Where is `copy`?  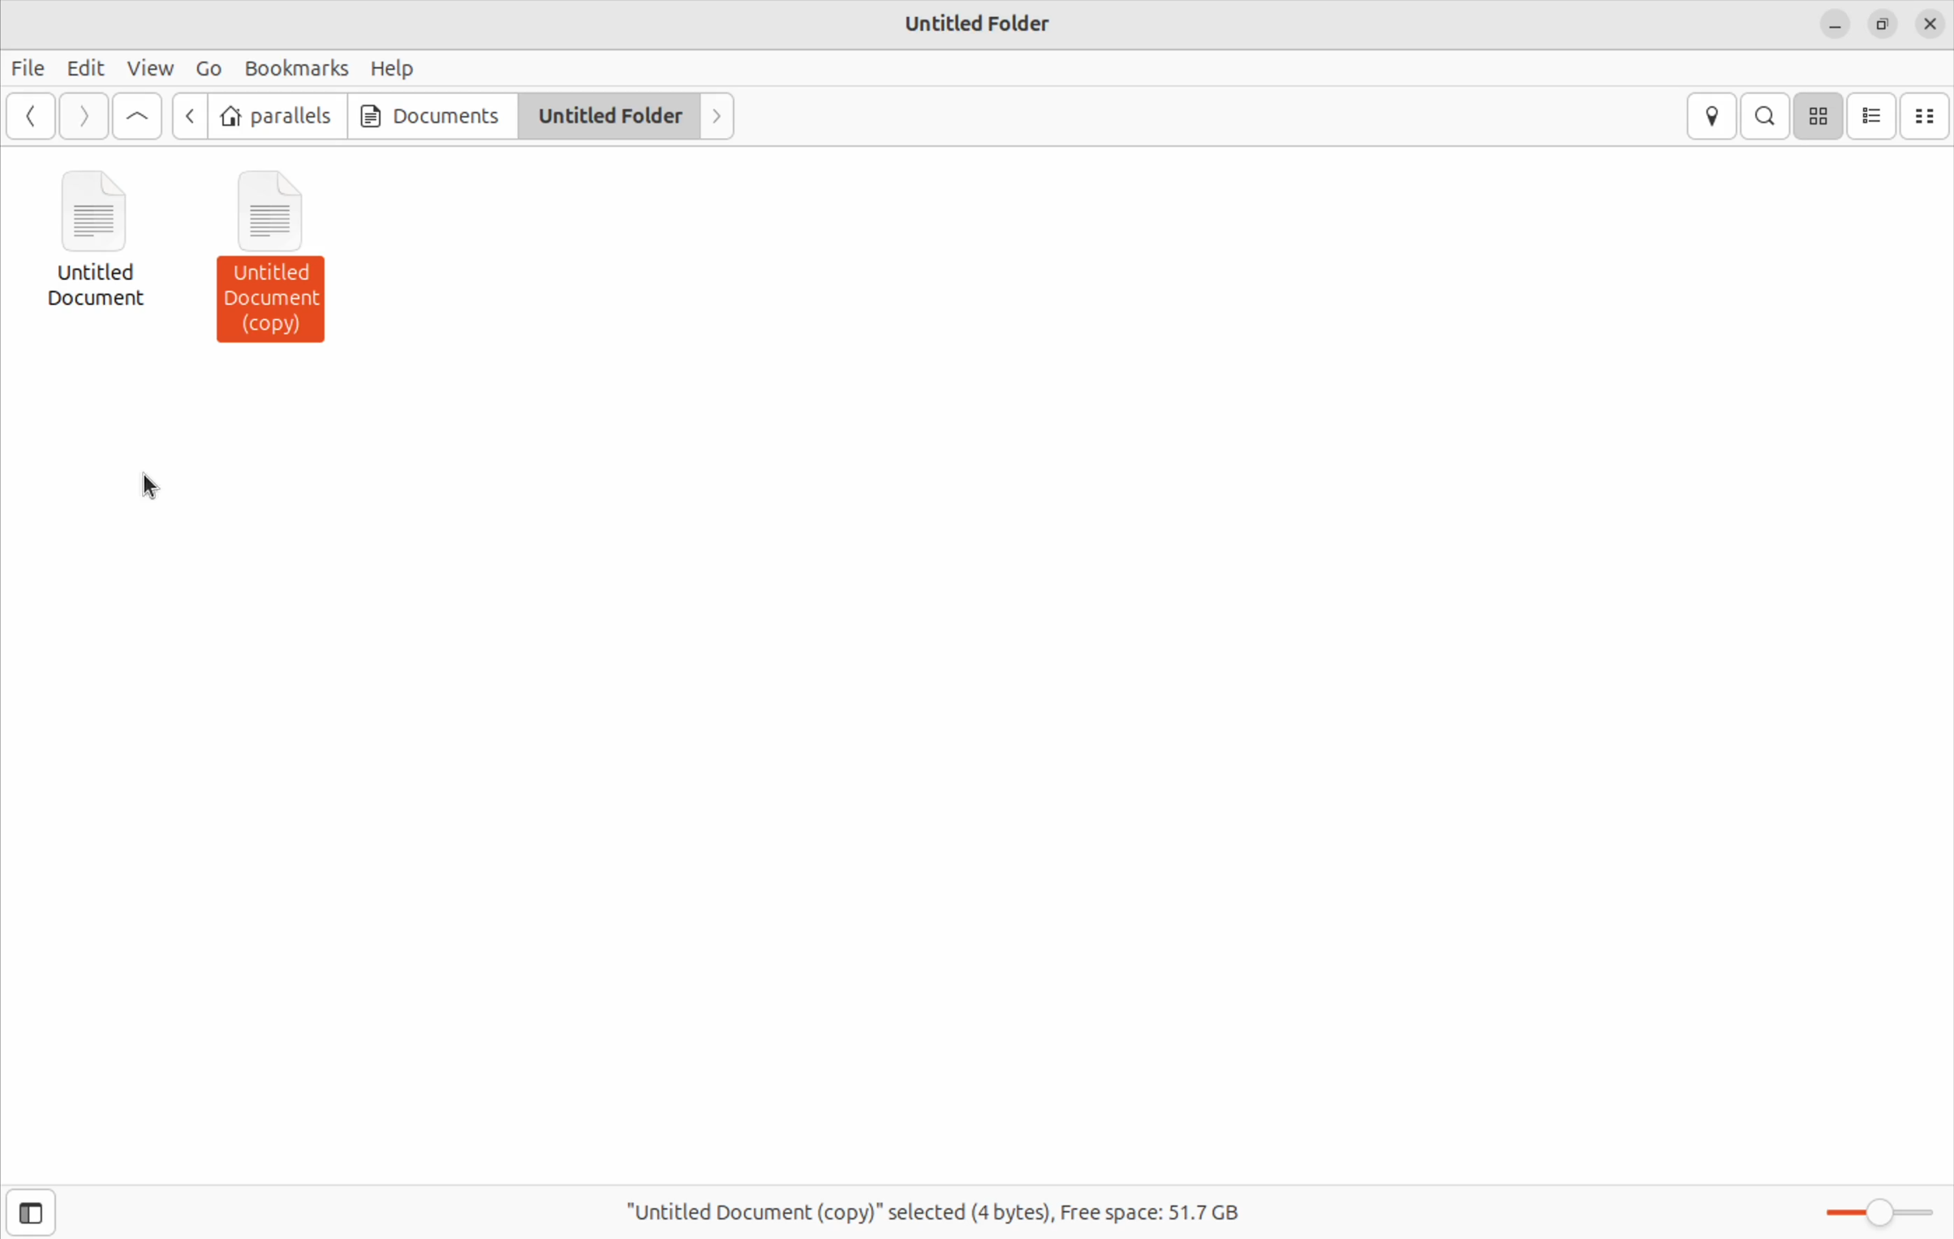 copy is located at coordinates (1883, 27).